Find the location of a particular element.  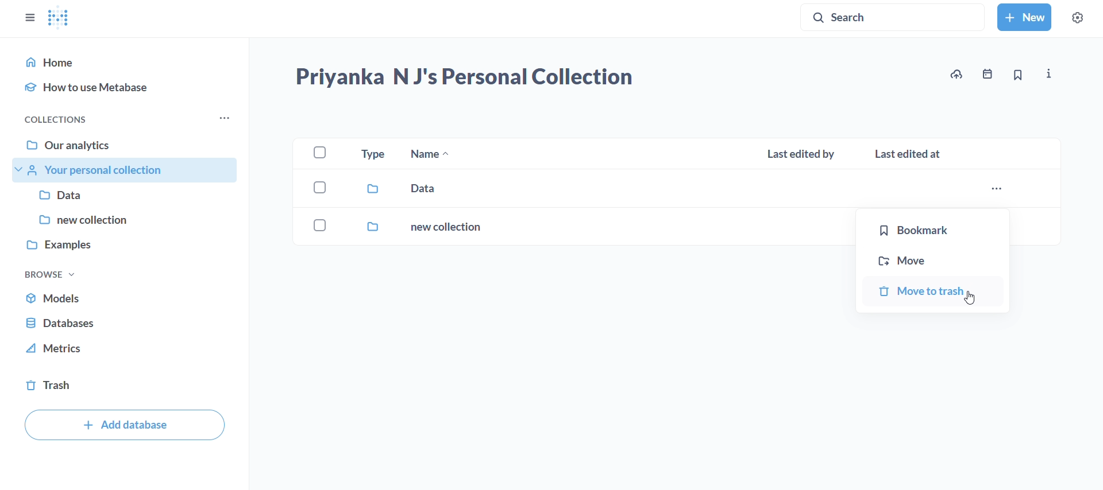

priyanka N J's personal collection is located at coordinates (464, 79).